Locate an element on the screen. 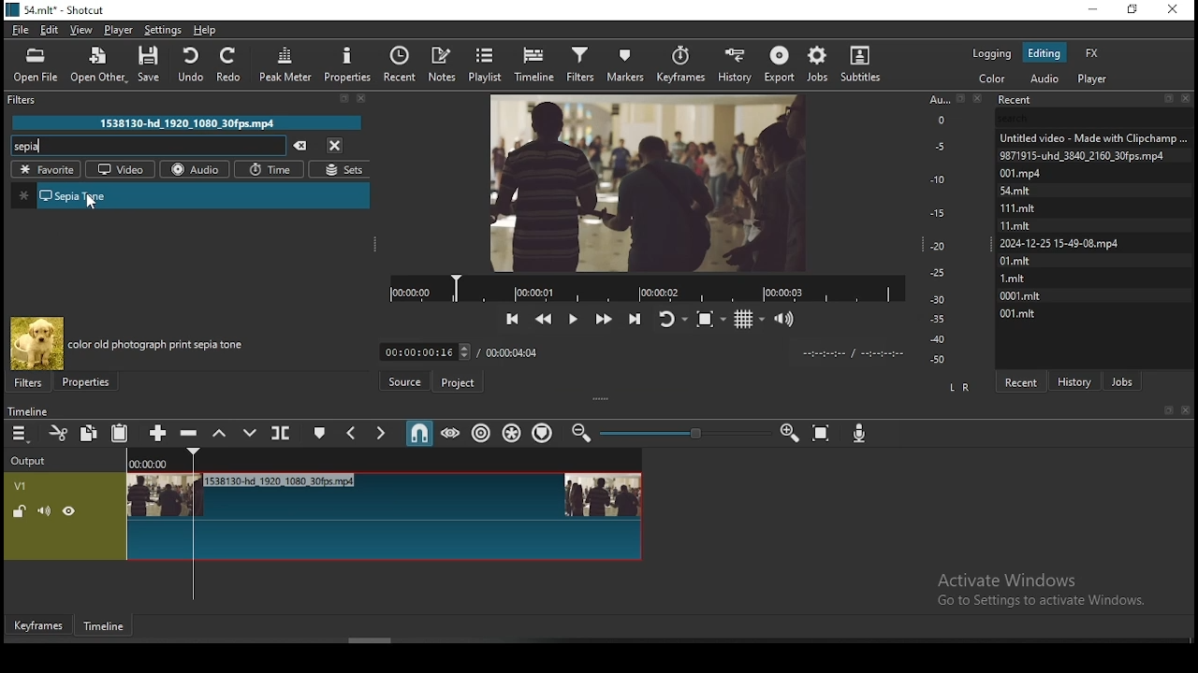 The height and width of the screenshot is (673, 1198). Recent is located at coordinates (1096, 97).